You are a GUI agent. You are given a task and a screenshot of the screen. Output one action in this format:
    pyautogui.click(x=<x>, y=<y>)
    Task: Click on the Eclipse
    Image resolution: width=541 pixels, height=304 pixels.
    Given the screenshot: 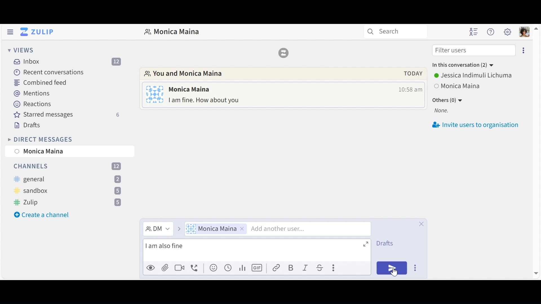 What is the action you would take?
    pyautogui.click(x=523, y=50)
    